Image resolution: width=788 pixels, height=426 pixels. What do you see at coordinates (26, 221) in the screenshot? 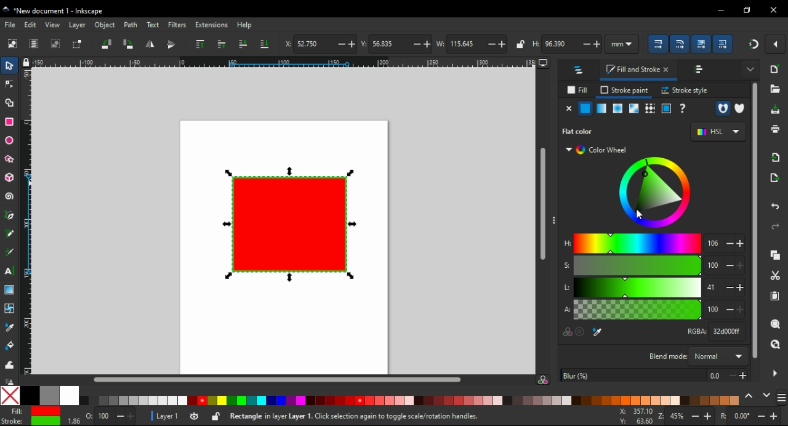
I see `ruler` at bounding box center [26, 221].